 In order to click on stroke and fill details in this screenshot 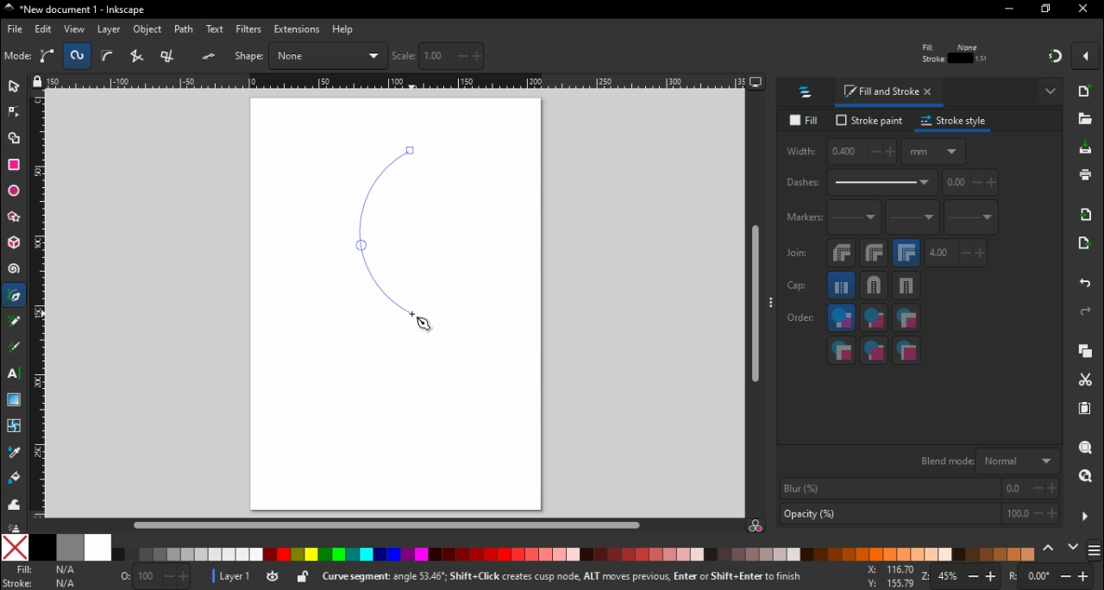, I will do `click(954, 53)`.